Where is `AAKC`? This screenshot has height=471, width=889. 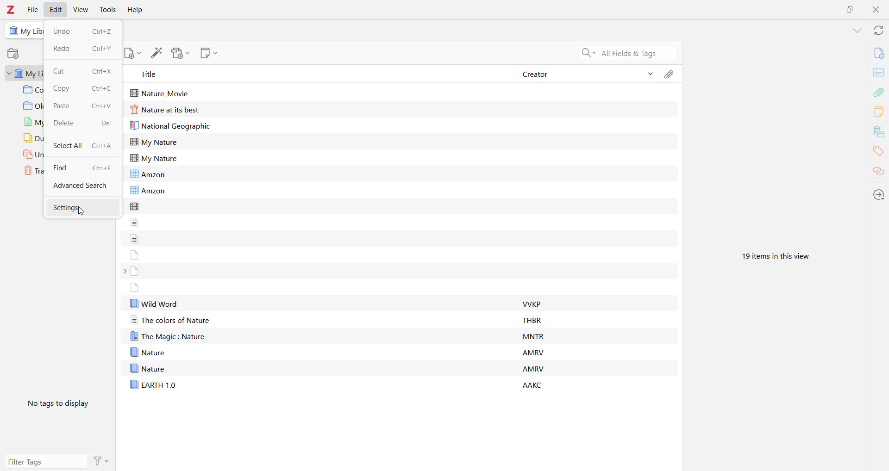 AAKC is located at coordinates (535, 385).